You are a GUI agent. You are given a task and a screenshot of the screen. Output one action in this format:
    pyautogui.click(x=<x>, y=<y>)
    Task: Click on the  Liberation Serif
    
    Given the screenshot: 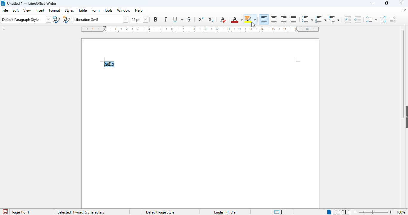 What is the action you would take?
    pyautogui.click(x=97, y=20)
    